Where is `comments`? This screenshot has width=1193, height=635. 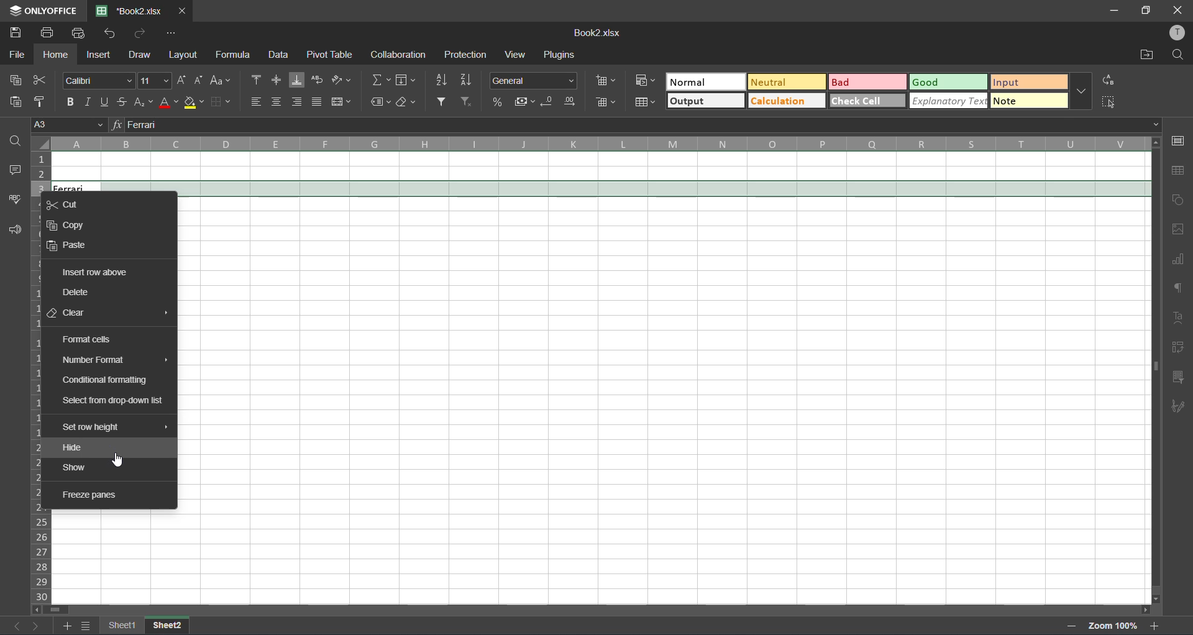
comments is located at coordinates (14, 170).